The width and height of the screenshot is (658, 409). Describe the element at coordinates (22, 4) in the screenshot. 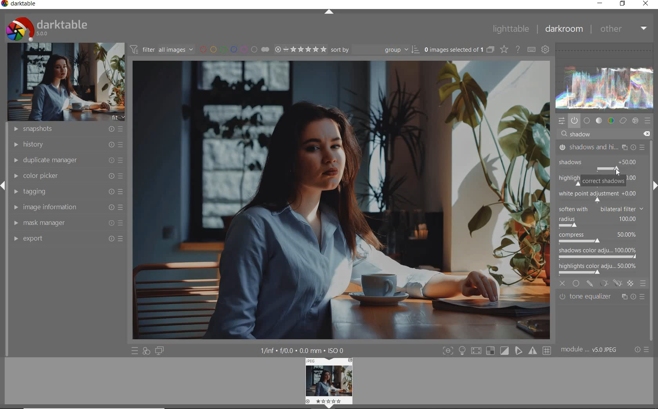

I see `darktable` at that location.